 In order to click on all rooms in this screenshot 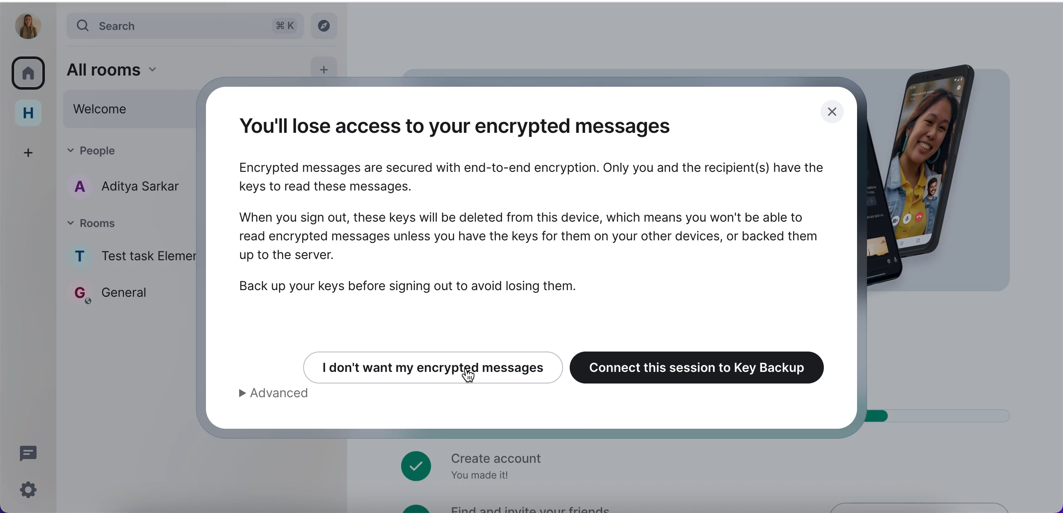, I will do `click(180, 68)`.